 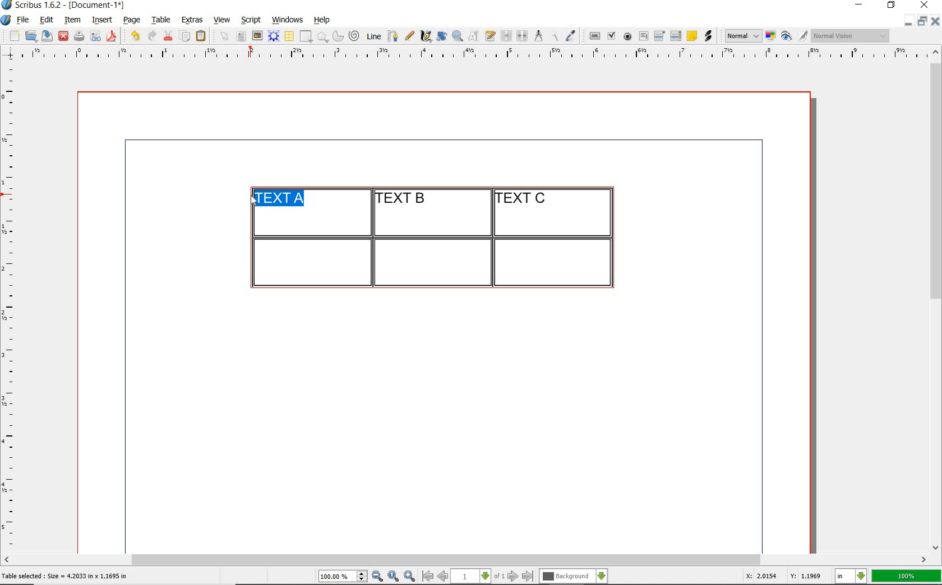 I want to click on pdf list box, so click(x=676, y=36).